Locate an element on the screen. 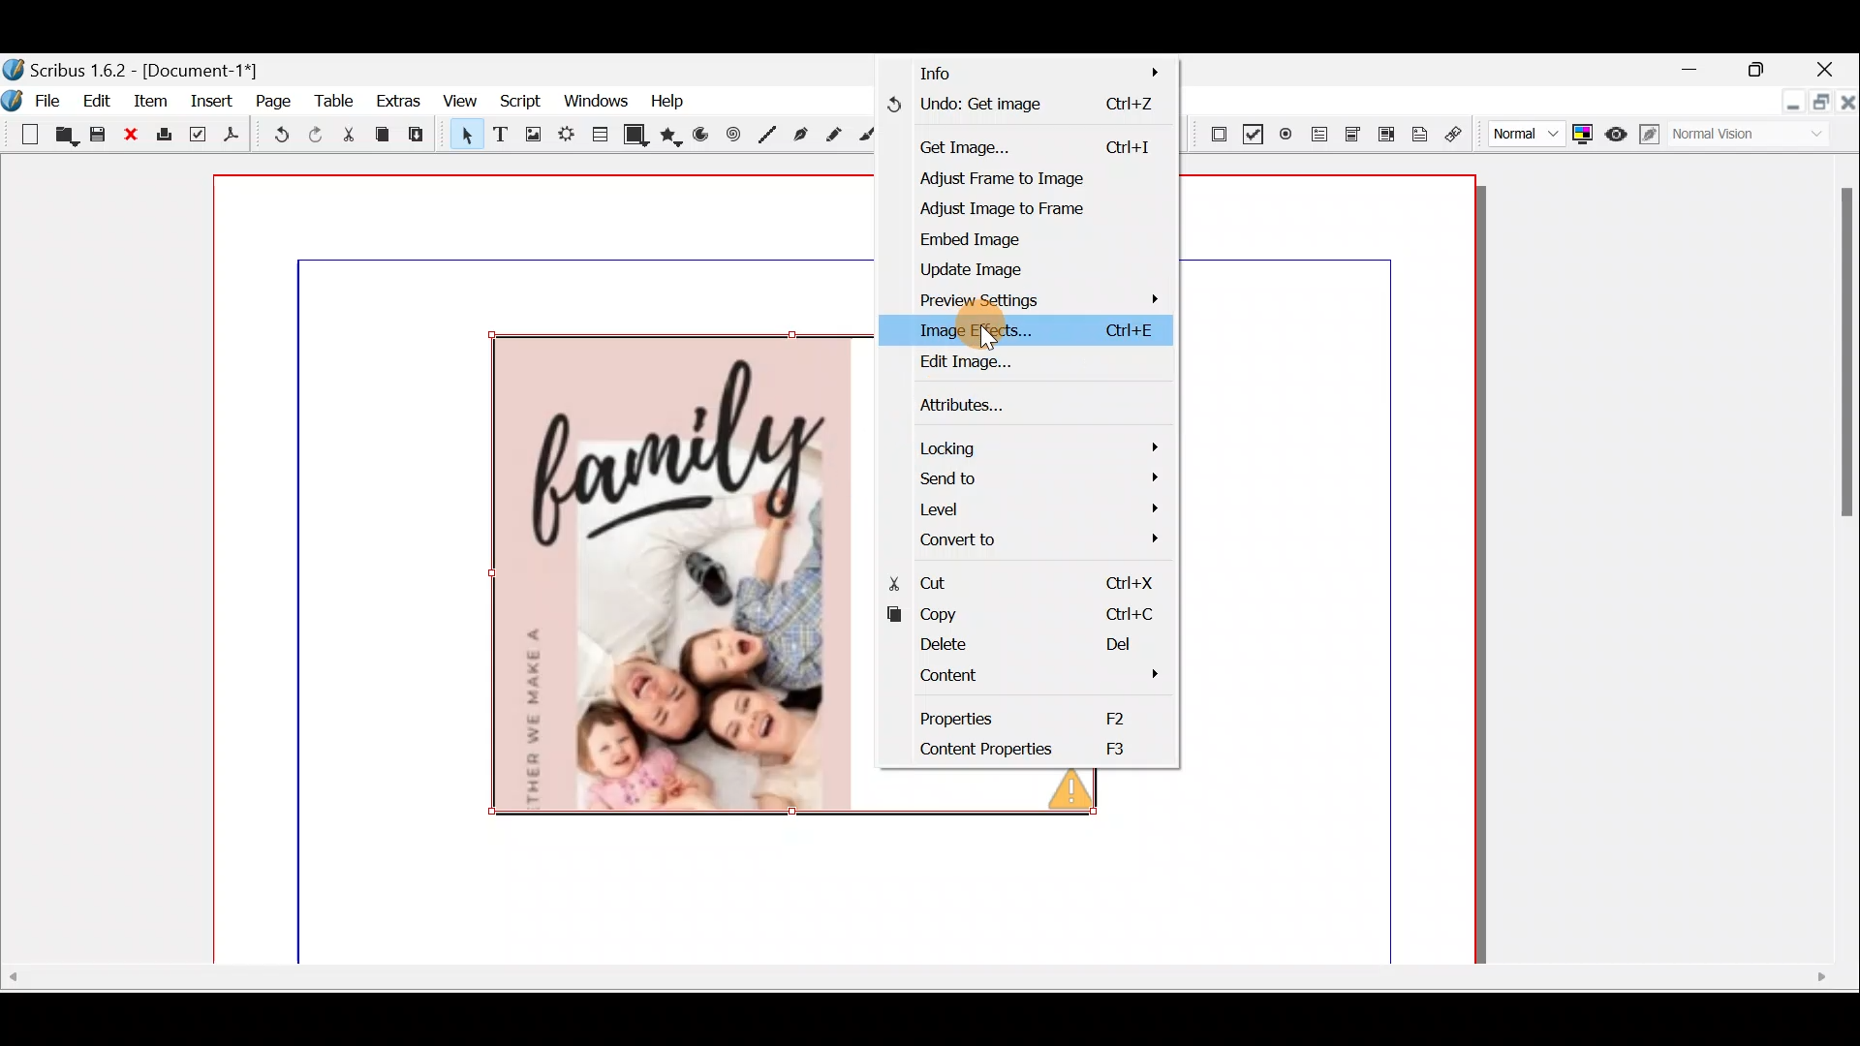 This screenshot has width=1860, height=1046. Insert is located at coordinates (214, 100).